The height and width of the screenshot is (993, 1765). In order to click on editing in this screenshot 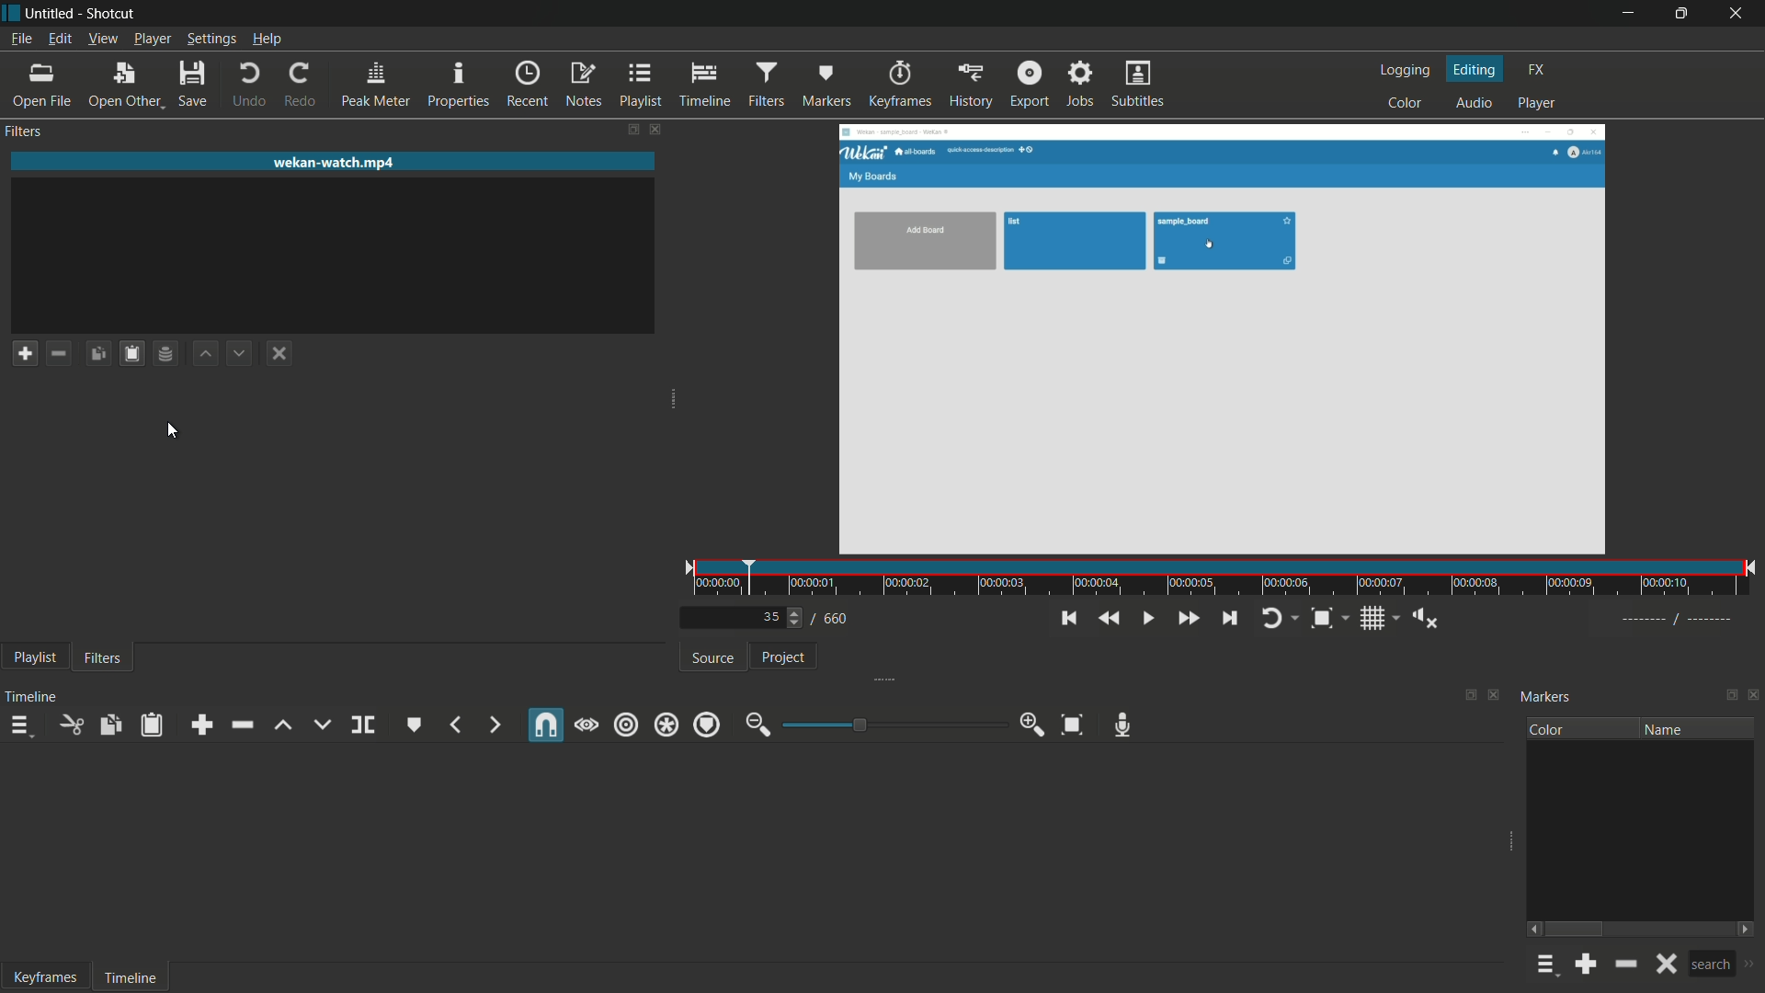, I will do `click(1475, 70)`.